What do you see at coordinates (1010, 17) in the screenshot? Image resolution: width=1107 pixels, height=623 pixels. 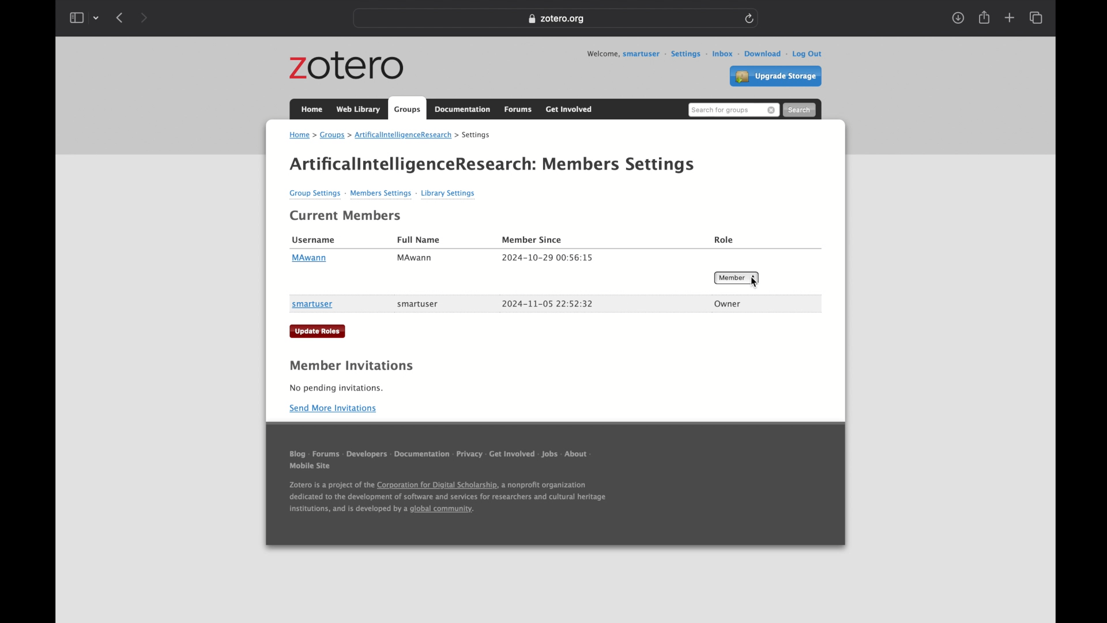 I see `new tab` at bounding box center [1010, 17].